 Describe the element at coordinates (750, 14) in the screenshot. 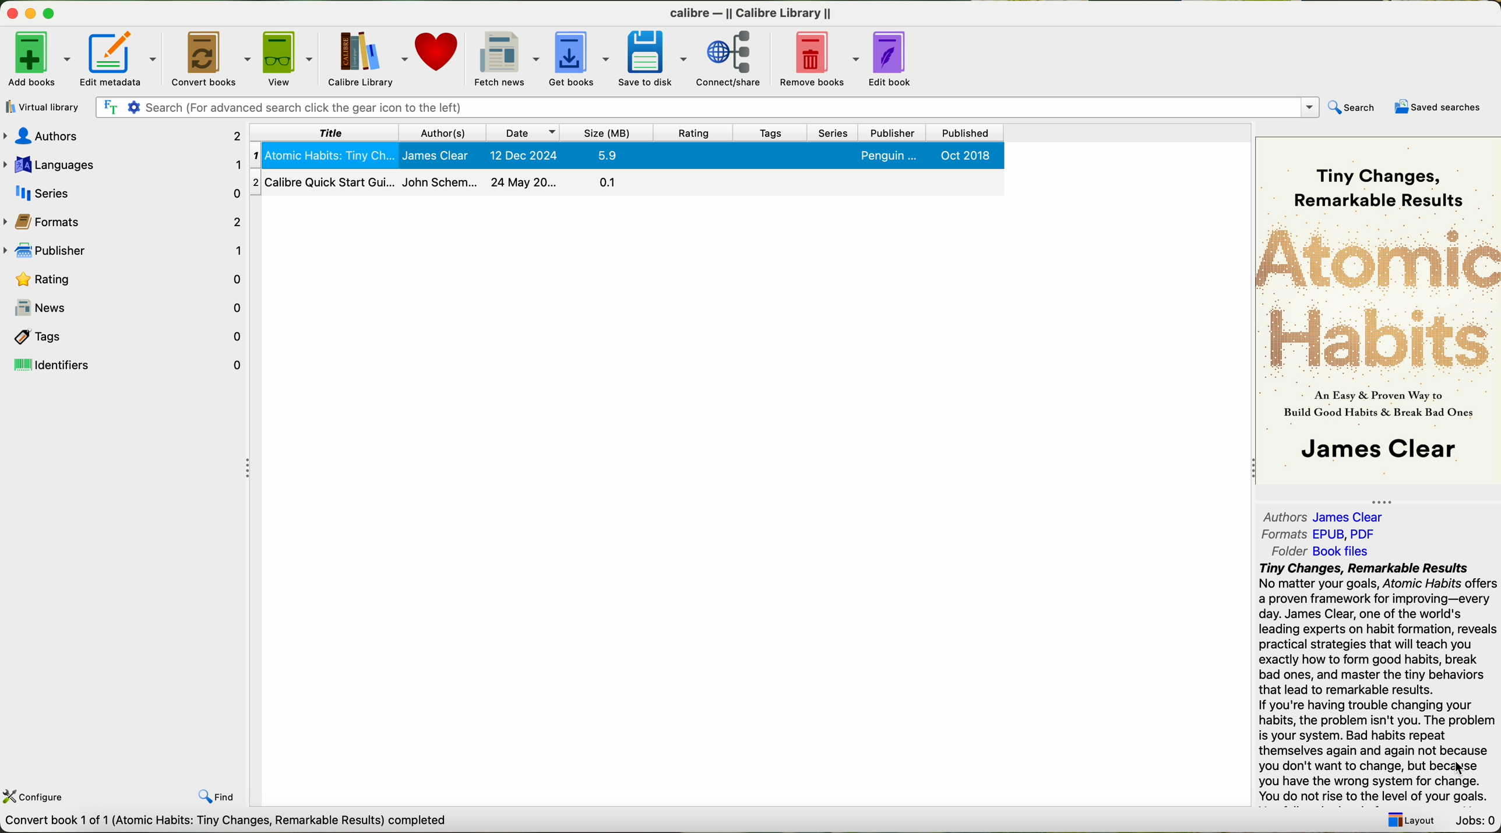

I see `calibre` at that location.